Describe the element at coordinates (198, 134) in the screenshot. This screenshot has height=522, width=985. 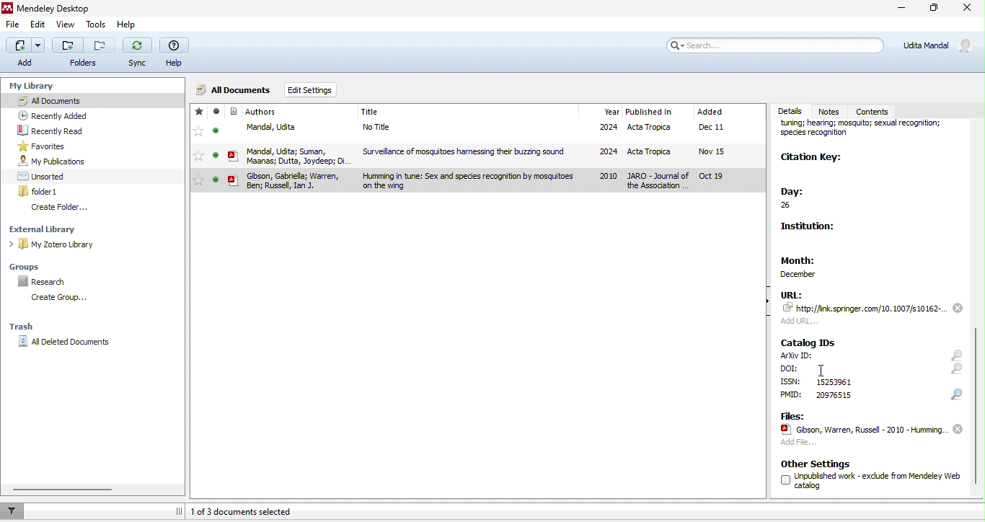
I see `favourites` at that location.